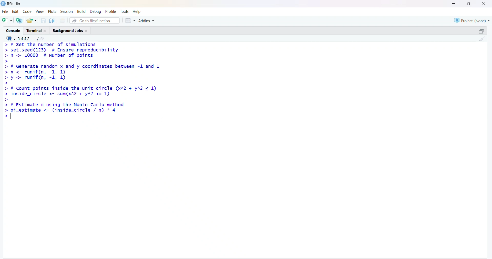 This screenshot has width=492, height=259. Describe the element at coordinates (13, 4) in the screenshot. I see `RStudio` at that location.